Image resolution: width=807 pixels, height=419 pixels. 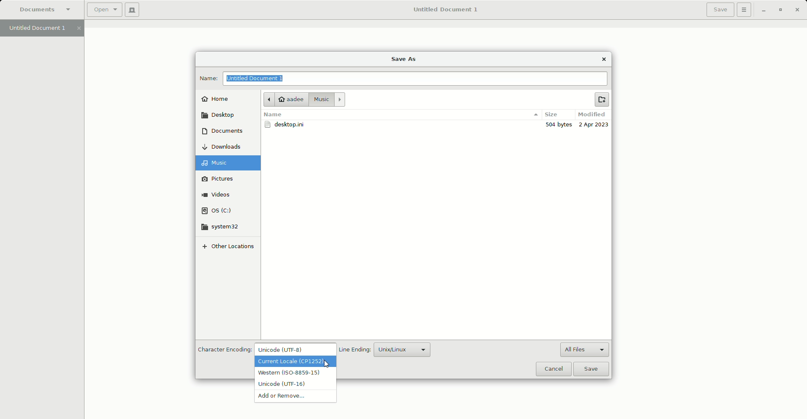 What do you see at coordinates (102, 10) in the screenshot?
I see `Open` at bounding box center [102, 10].